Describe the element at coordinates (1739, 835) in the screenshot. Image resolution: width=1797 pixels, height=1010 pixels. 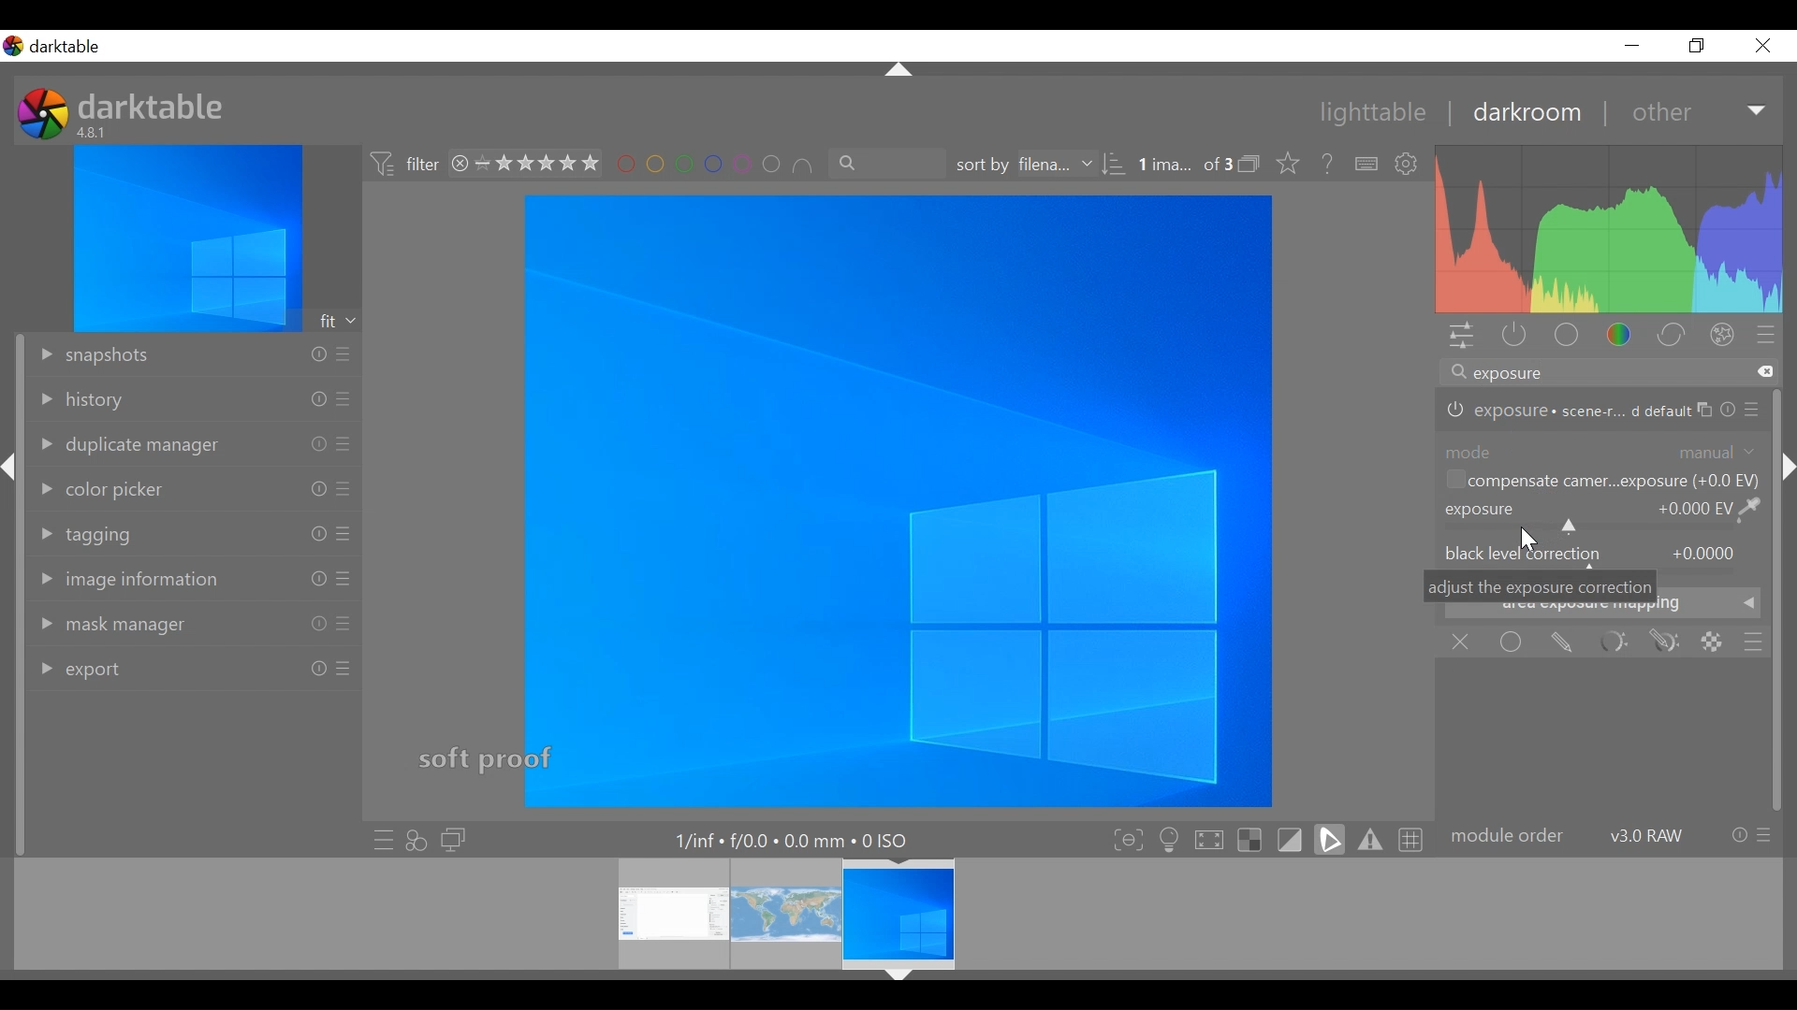
I see `info` at that location.